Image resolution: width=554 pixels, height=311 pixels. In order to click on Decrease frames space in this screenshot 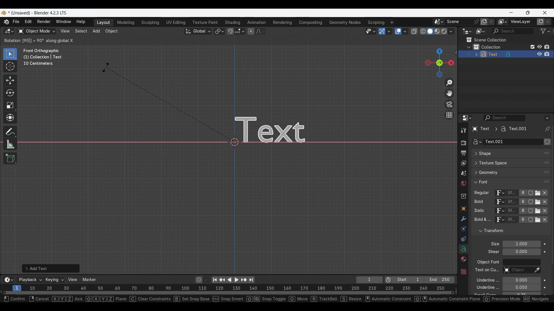, I will do `click(456, 291)`.